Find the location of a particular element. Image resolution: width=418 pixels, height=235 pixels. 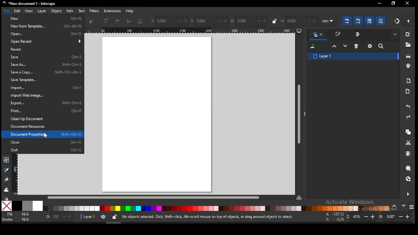

next is located at coordinates (404, 206).